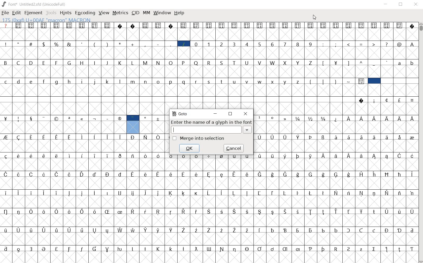 The image size is (423, 263). What do you see at coordinates (65, 13) in the screenshot?
I see `HINTS` at bounding box center [65, 13].